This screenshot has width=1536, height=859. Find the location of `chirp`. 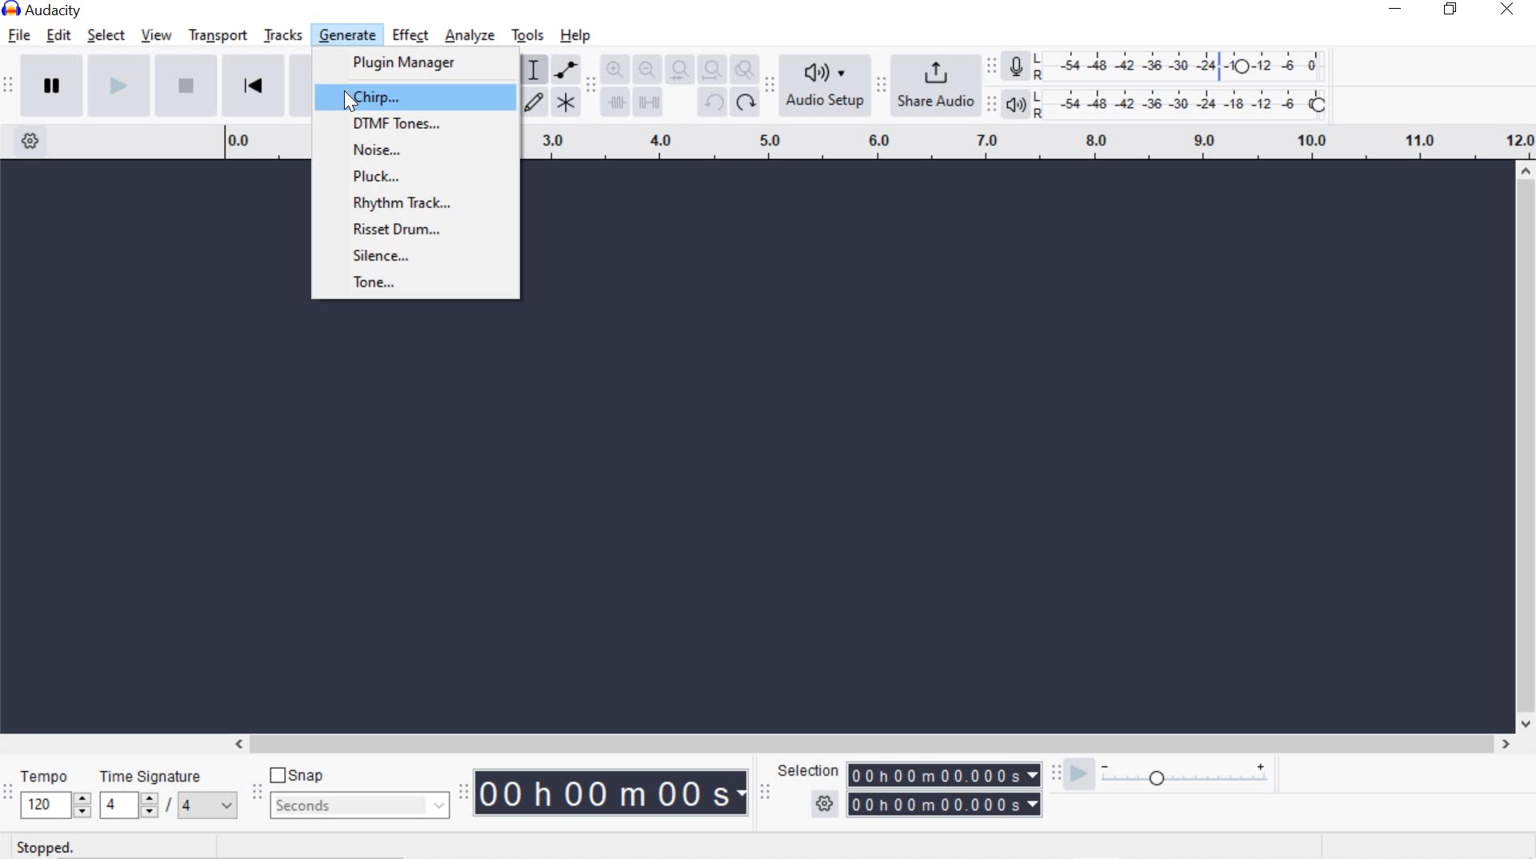

chirp is located at coordinates (418, 96).